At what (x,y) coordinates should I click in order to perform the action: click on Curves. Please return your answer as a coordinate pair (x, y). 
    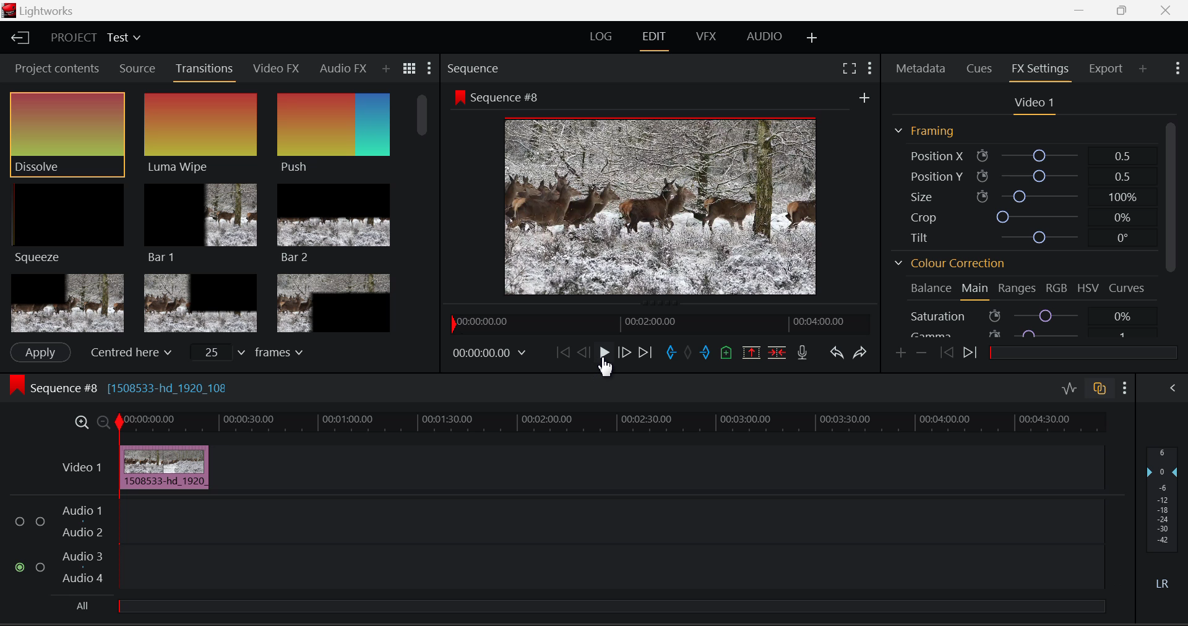
    Looking at the image, I should click on (1128, 288).